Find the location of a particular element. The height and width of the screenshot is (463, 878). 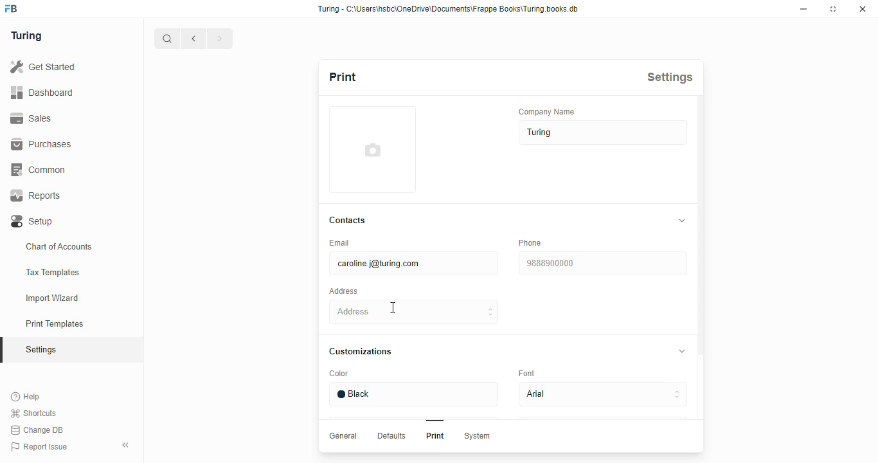

help is located at coordinates (26, 397).